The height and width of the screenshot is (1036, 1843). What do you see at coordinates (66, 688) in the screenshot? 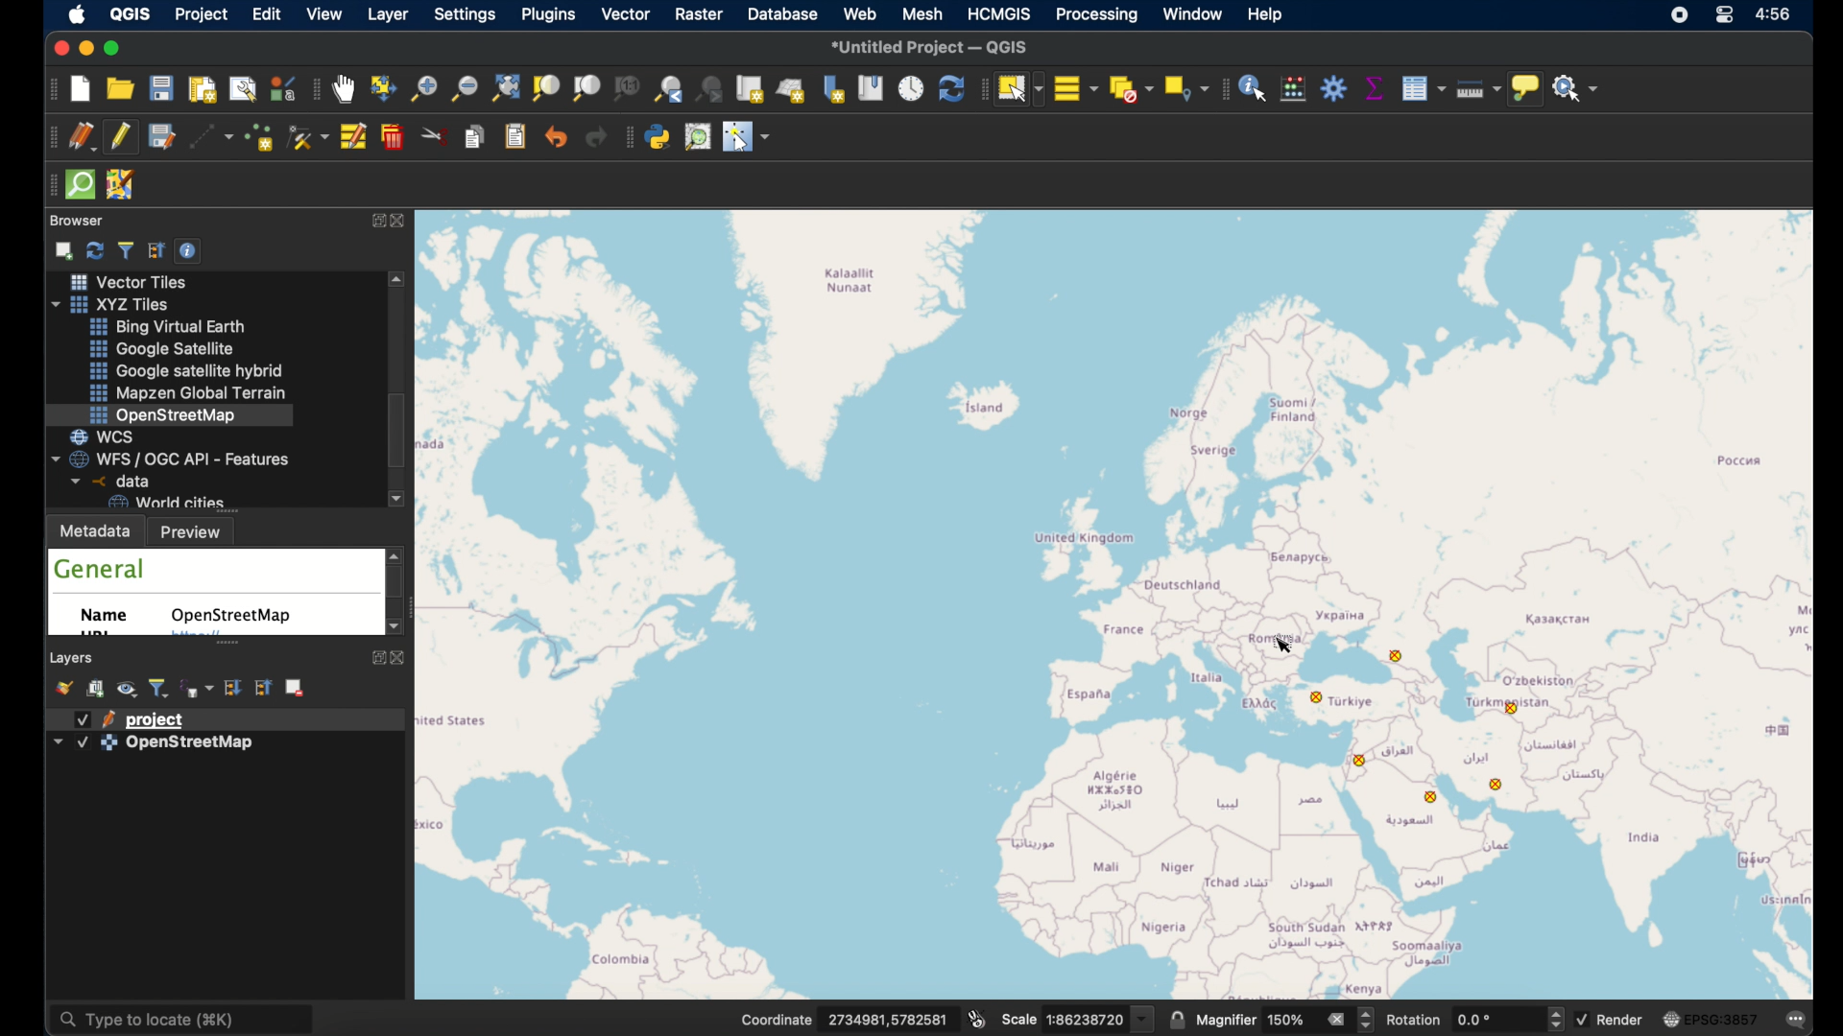
I see `open layer styling panel` at bounding box center [66, 688].